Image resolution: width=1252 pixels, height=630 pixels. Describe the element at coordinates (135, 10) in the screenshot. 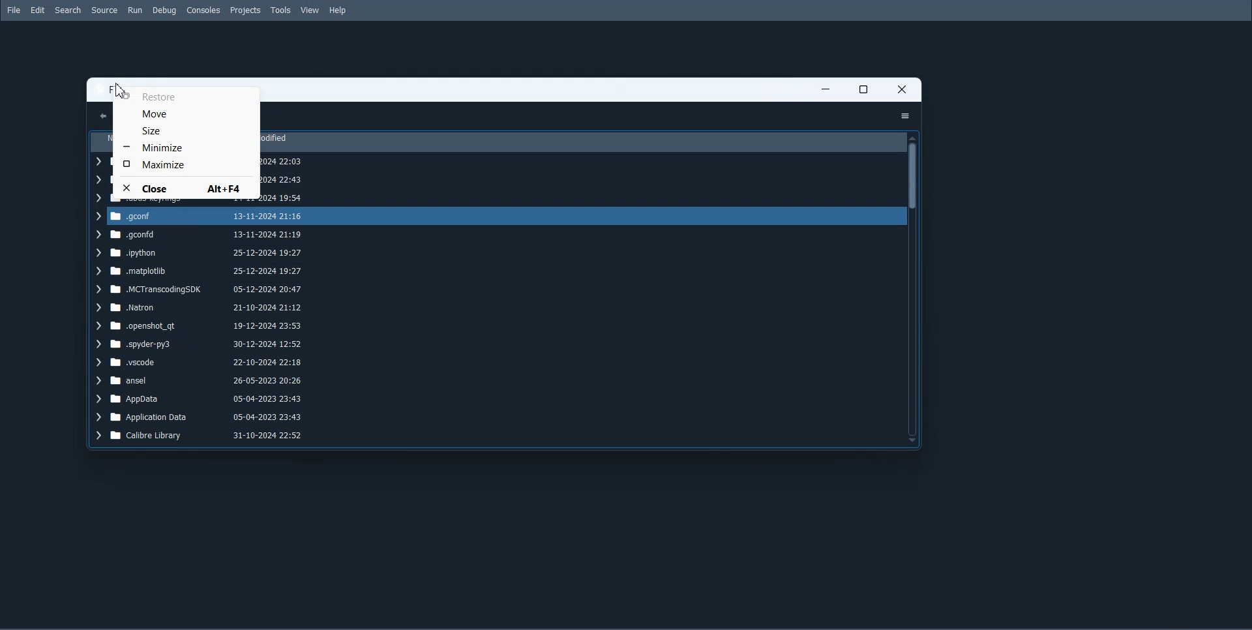

I see `Run` at that location.